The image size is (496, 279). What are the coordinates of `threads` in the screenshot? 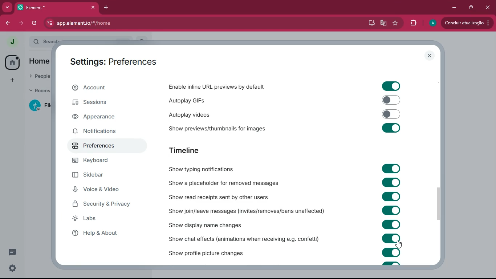 It's located at (12, 252).